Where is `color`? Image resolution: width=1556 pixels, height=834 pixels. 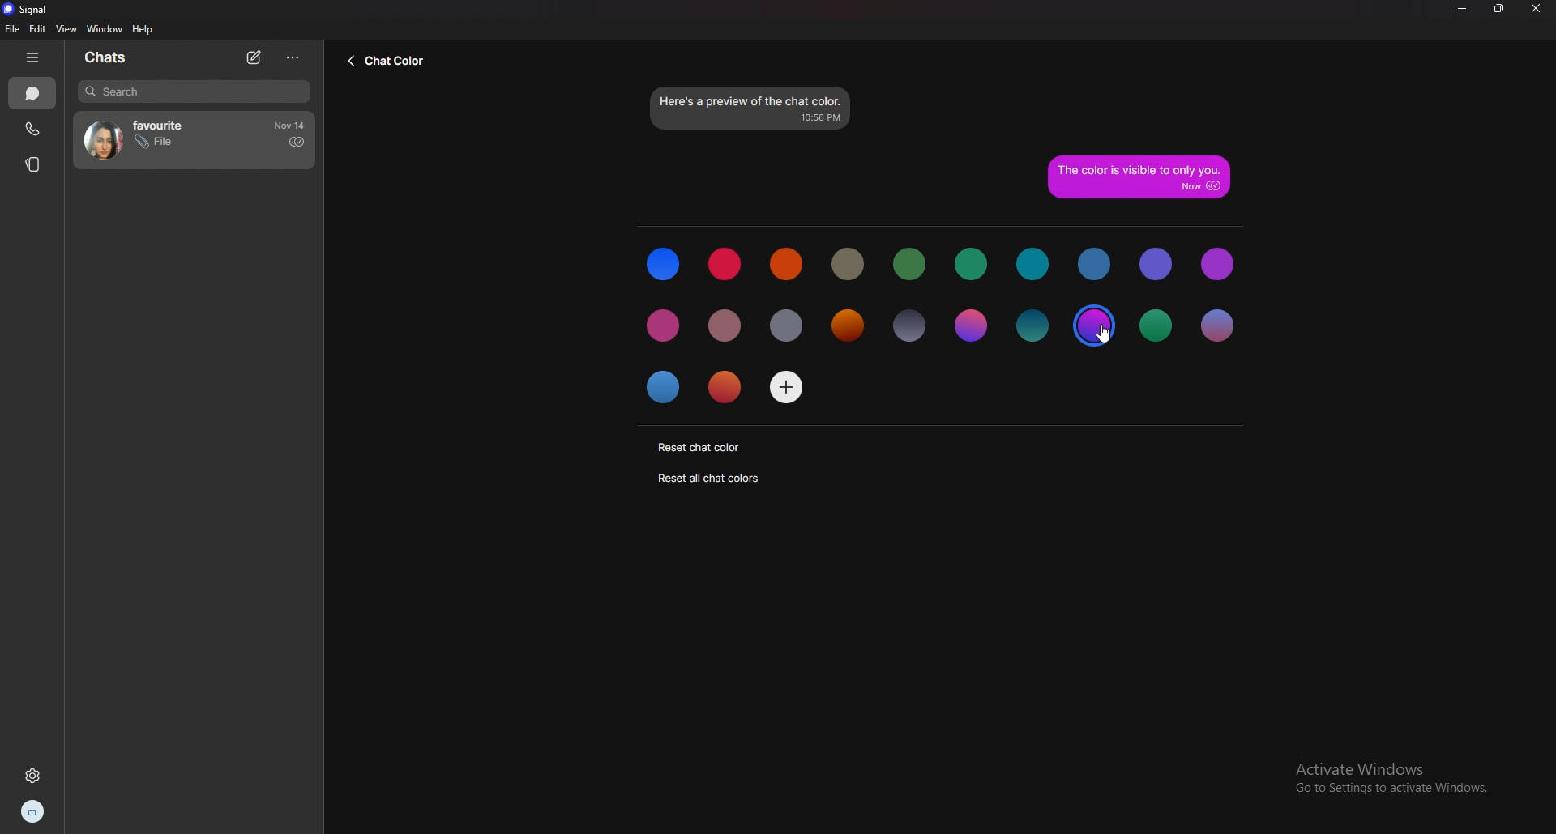
color is located at coordinates (1096, 265).